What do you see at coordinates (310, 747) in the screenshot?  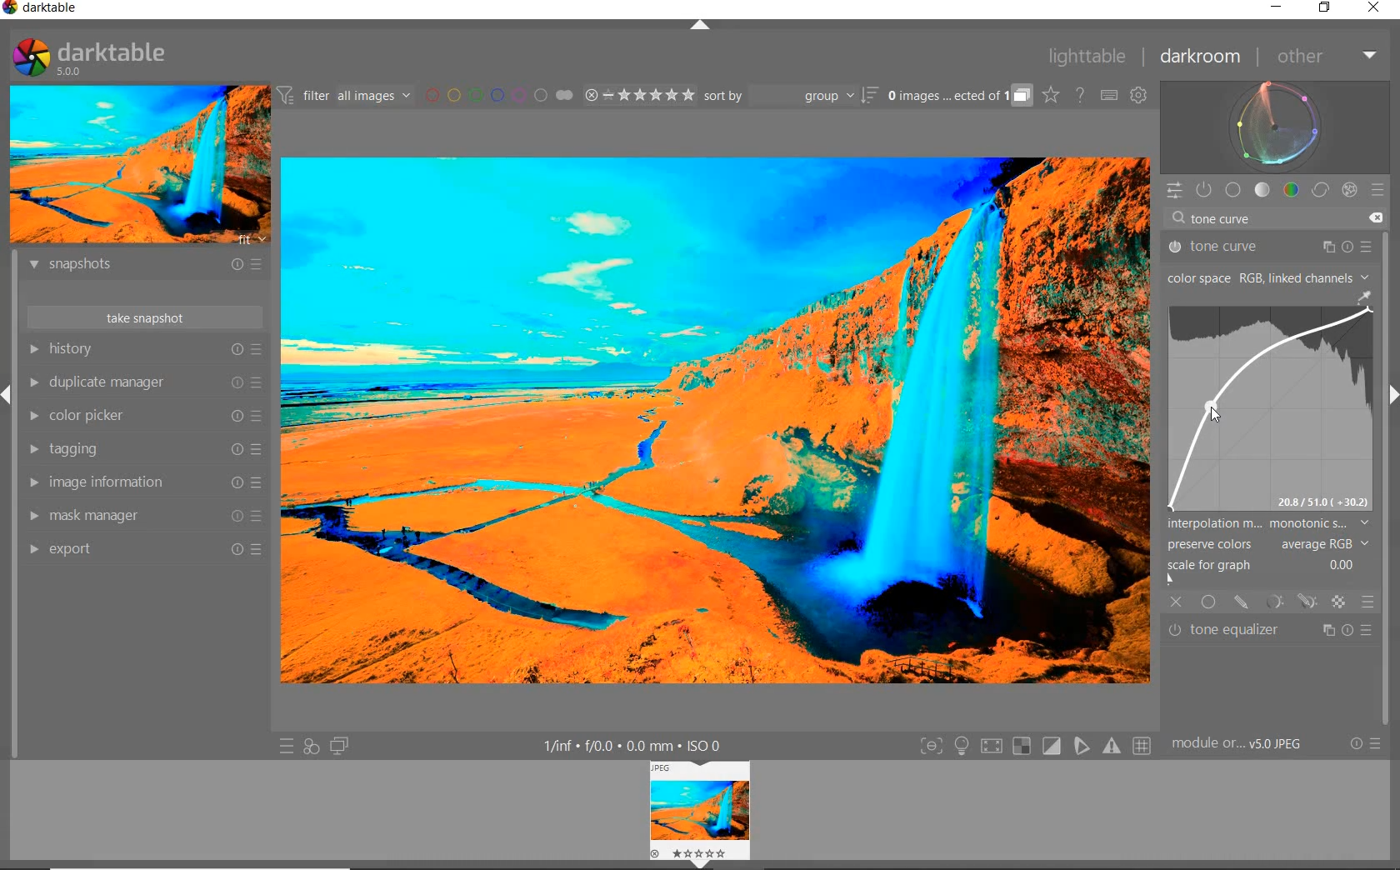 I see `QUICK ACCESS FOR APPLYING ANY OF YOUR STYLES` at bounding box center [310, 747].